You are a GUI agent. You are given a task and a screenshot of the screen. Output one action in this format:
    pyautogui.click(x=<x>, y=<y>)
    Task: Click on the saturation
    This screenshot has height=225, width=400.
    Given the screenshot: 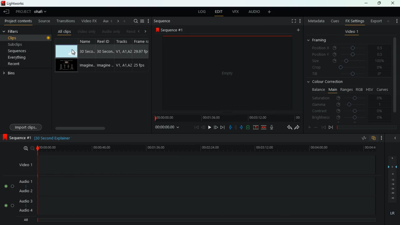 What is the action you would take?
    pyautogui.click(x=349, y=98)
    